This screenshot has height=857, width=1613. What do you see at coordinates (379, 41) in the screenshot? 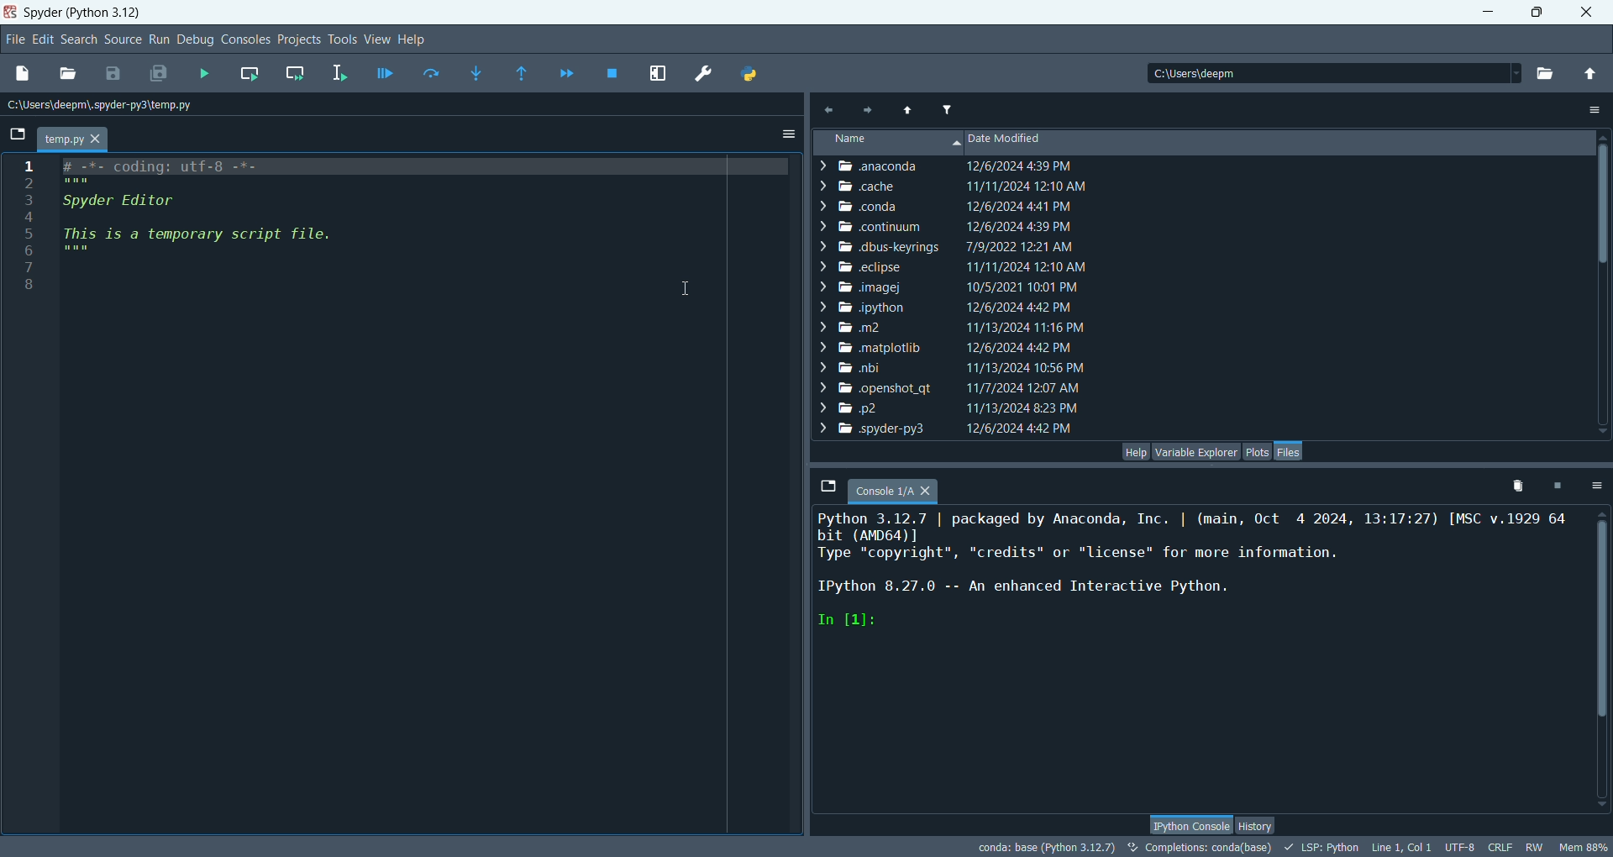
I see `view` at bounding box center [379, 41].